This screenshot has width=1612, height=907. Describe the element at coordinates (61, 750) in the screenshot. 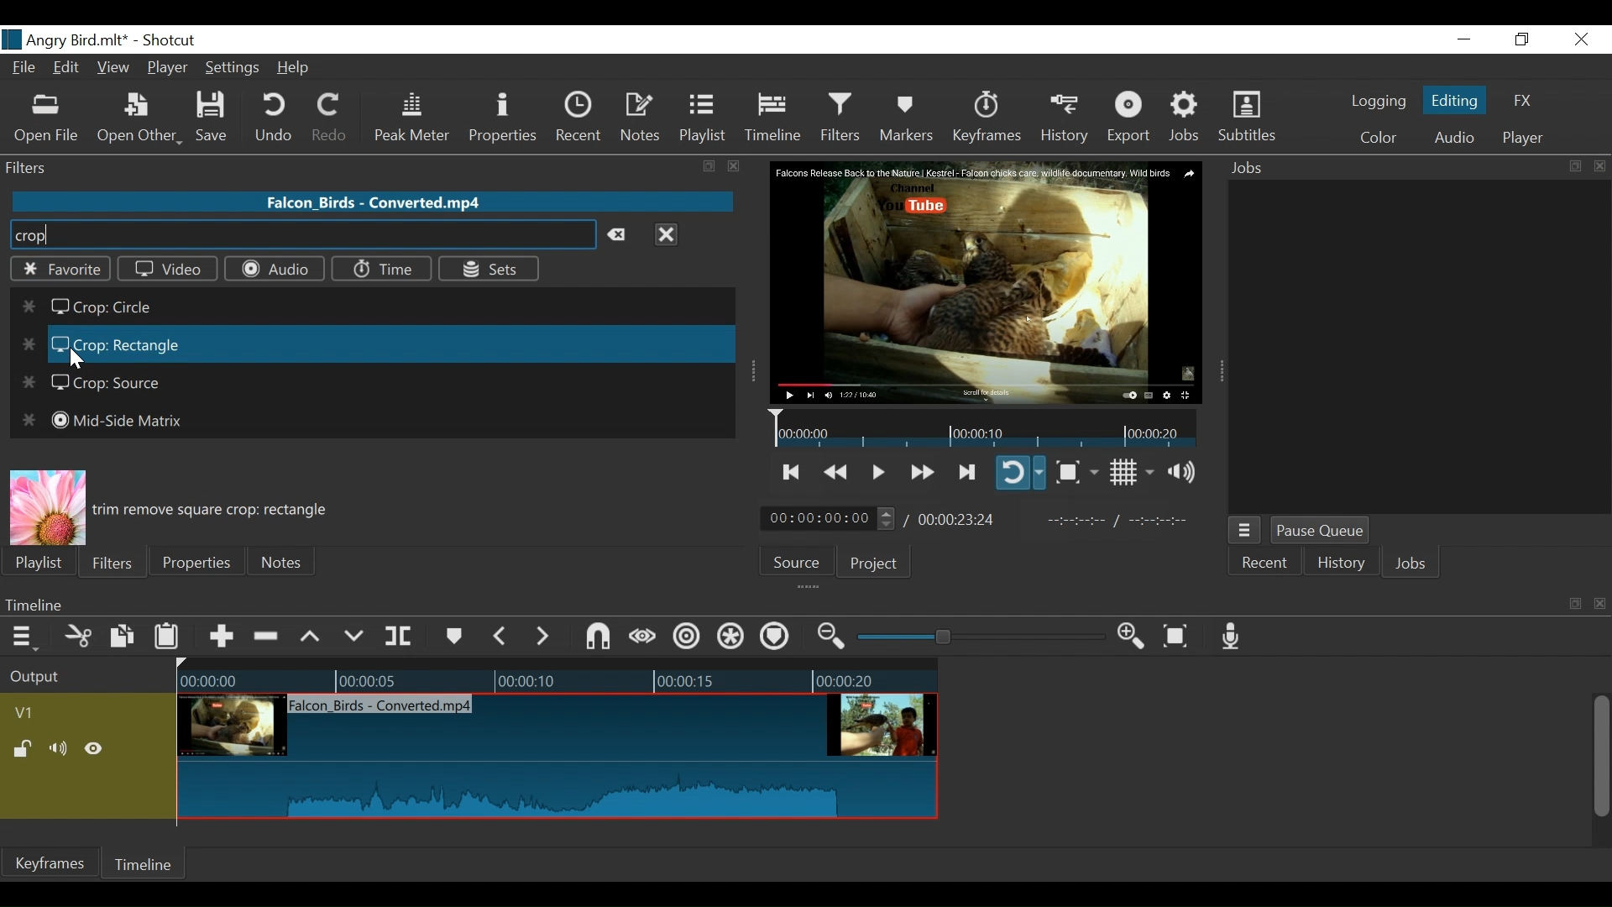

I see `Mute` at that location.